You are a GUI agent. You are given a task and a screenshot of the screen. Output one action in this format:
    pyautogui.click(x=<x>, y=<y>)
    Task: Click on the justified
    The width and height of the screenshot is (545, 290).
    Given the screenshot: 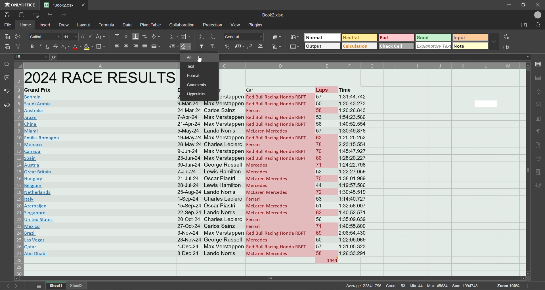 What is the action you would take?
    pyautogui.click(x=144, y=47)
    